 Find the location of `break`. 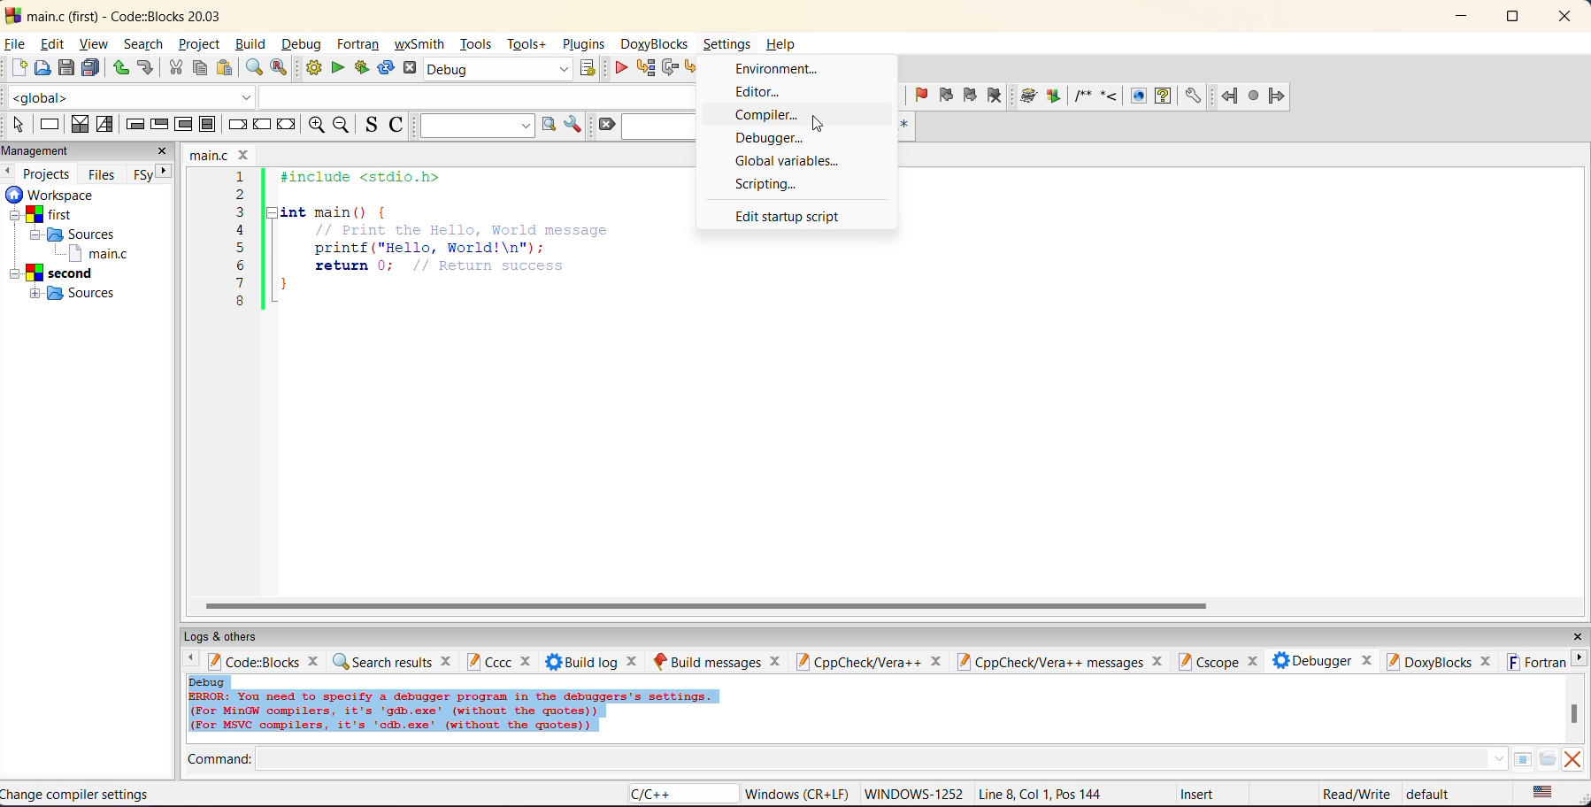

break is located at coordinates (235, 123).